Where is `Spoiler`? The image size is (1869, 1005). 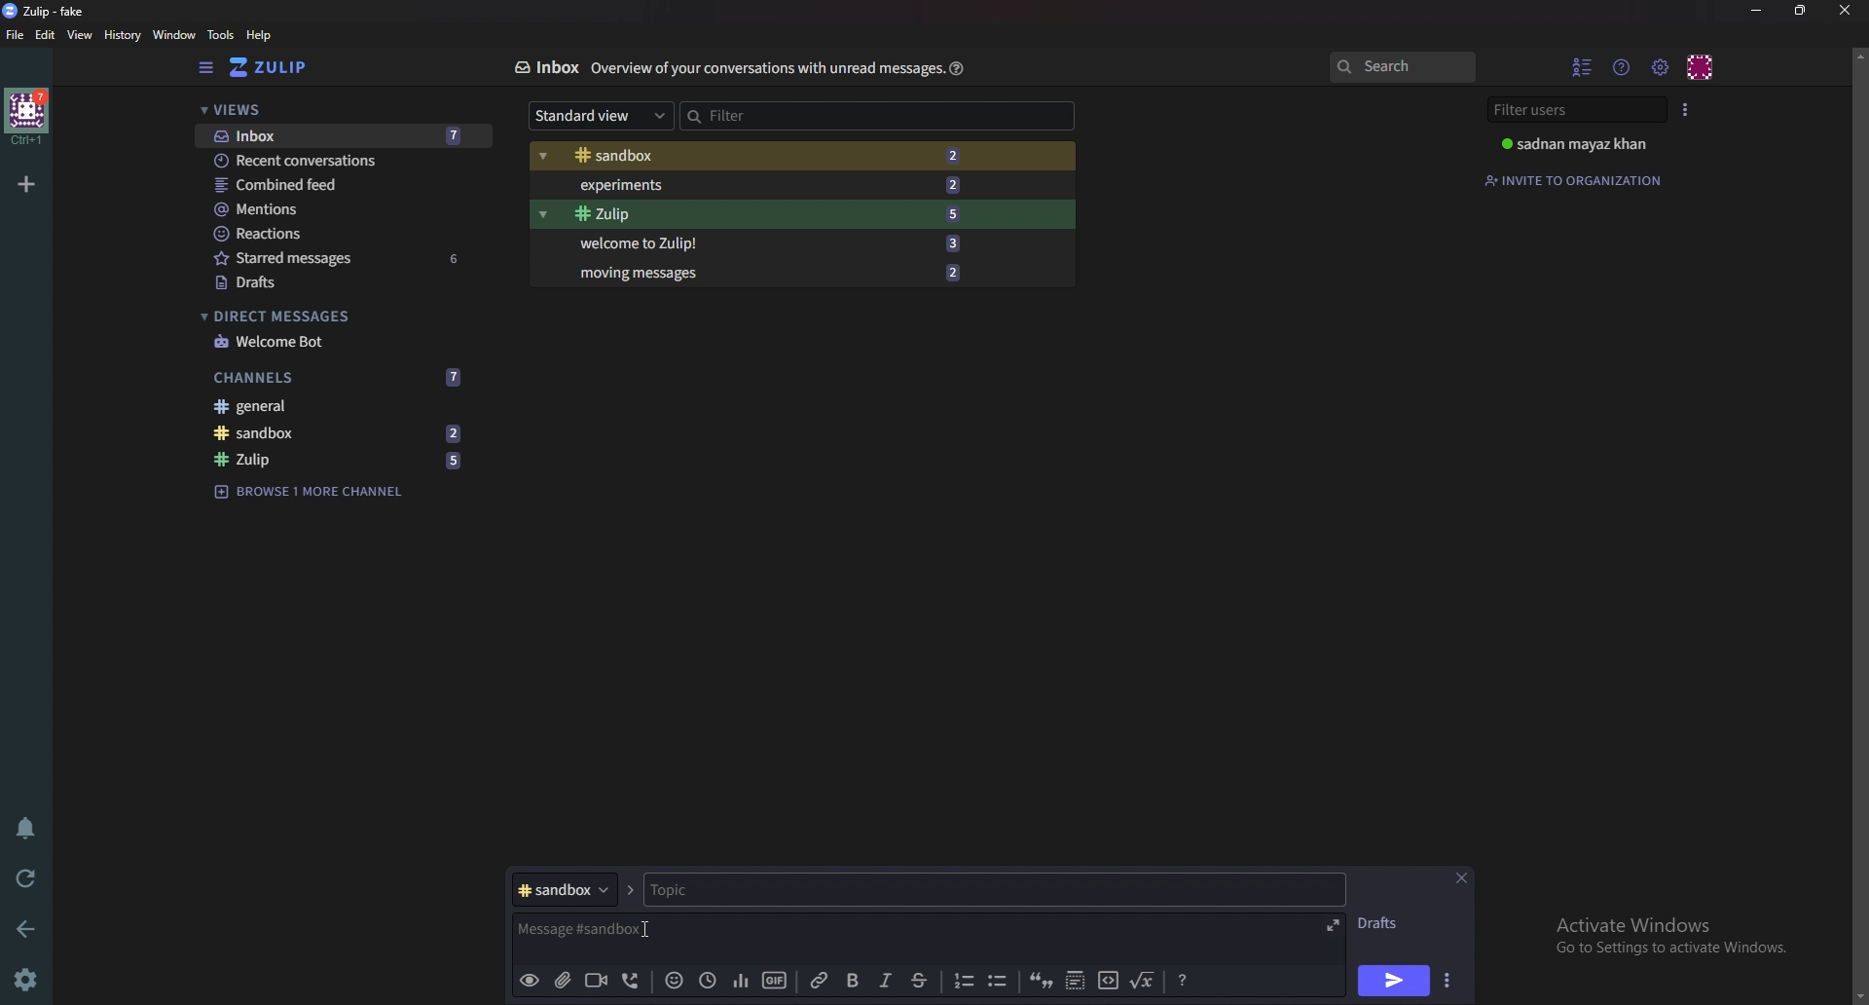 Spoiler is located at coordinates (1073, 983).